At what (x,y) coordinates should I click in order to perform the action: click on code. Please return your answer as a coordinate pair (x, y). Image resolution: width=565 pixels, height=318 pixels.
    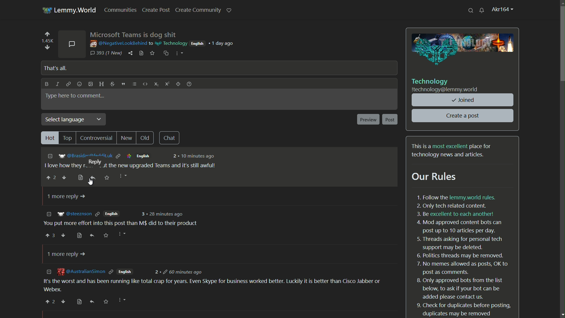
    Looking at the image, I should click on (144, 85).